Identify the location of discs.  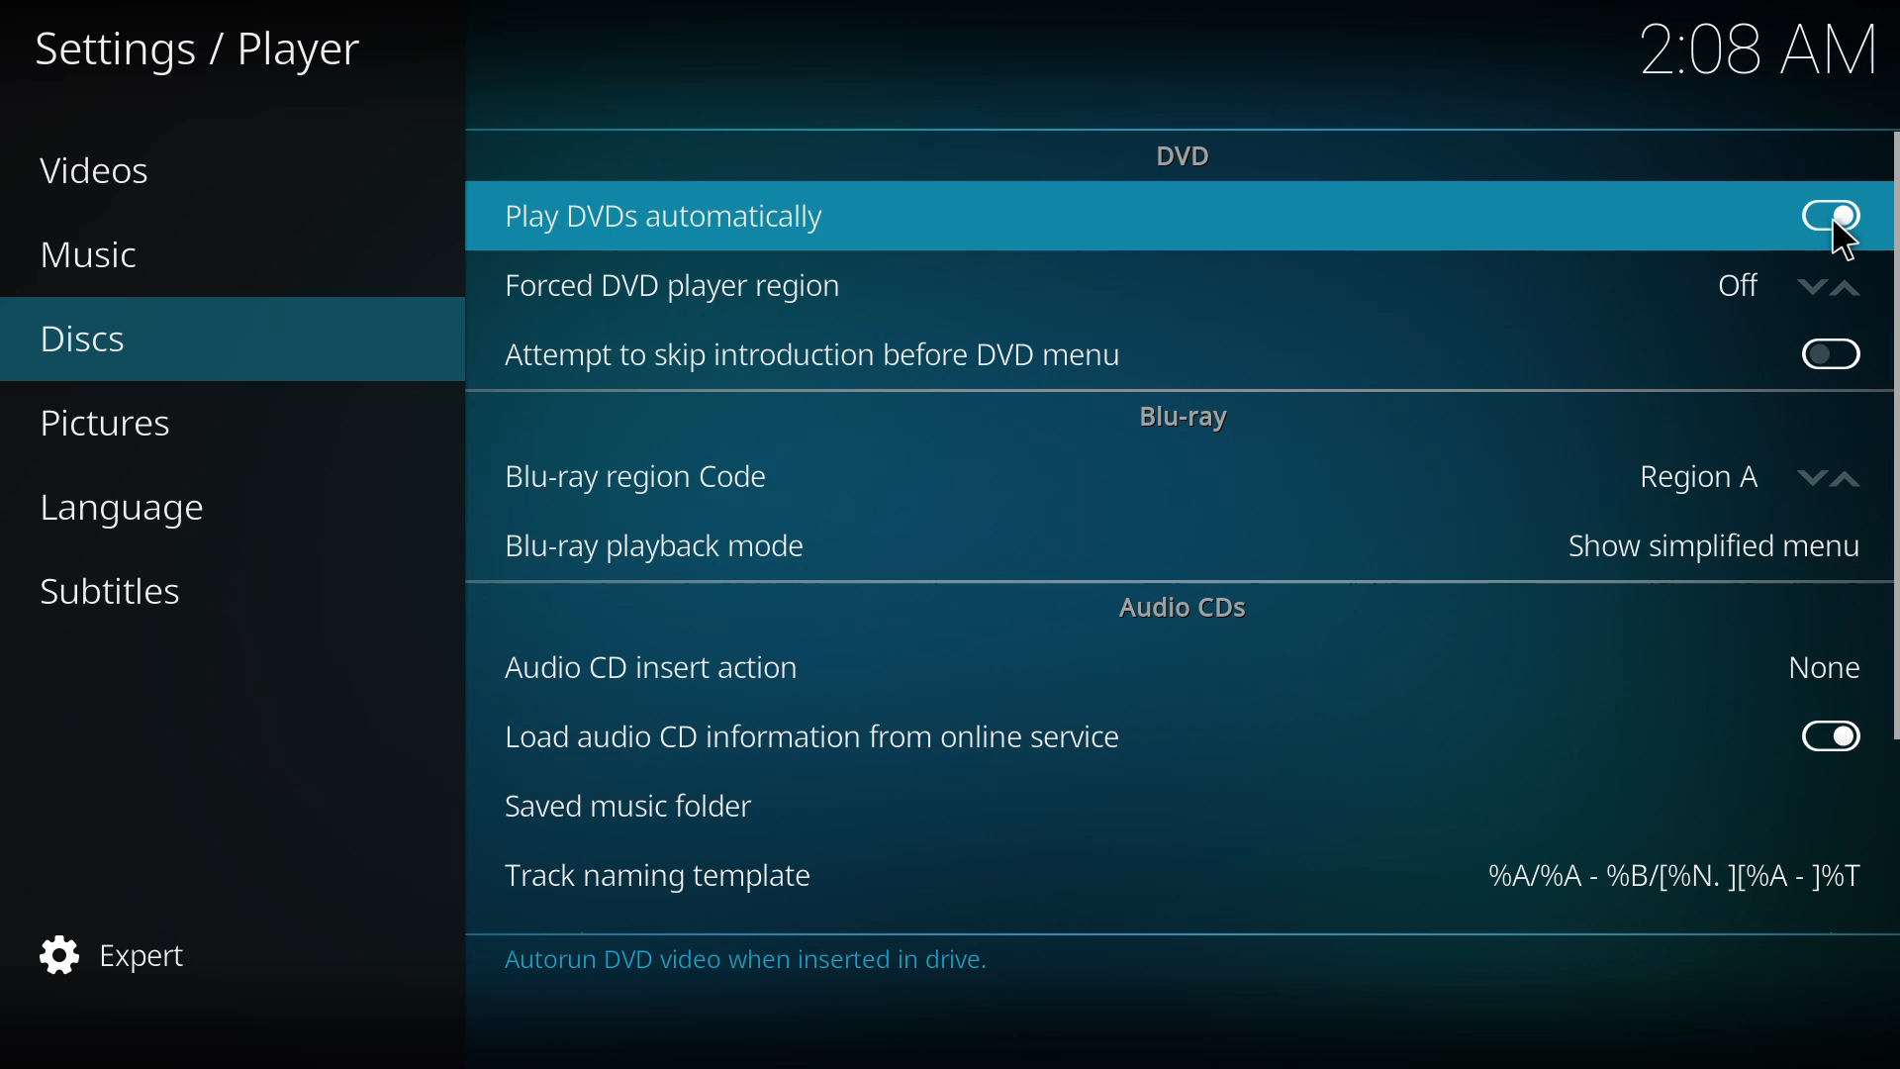
(84, 342).